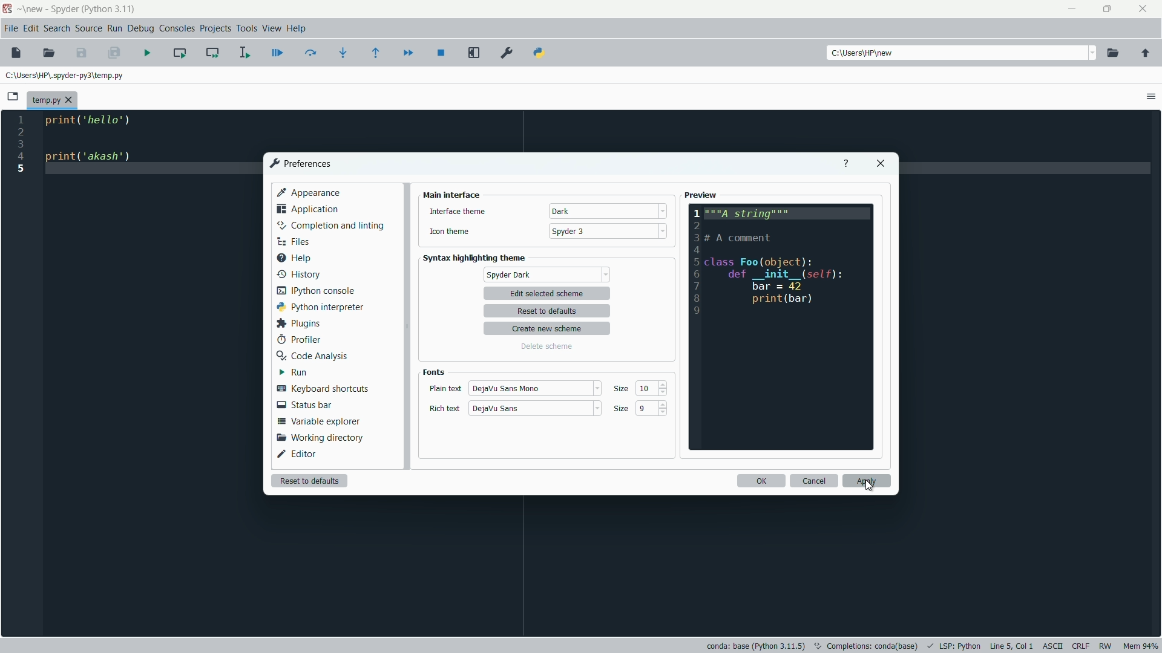 The width and height of the screenshot is (1162, 653). Describe the element at coordinates (344, 52) in the screenshot. I see `step into function` at that location.